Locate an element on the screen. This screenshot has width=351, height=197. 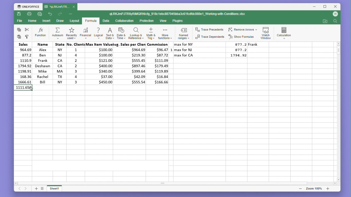
Date and time is located at coordinates (121, 33).